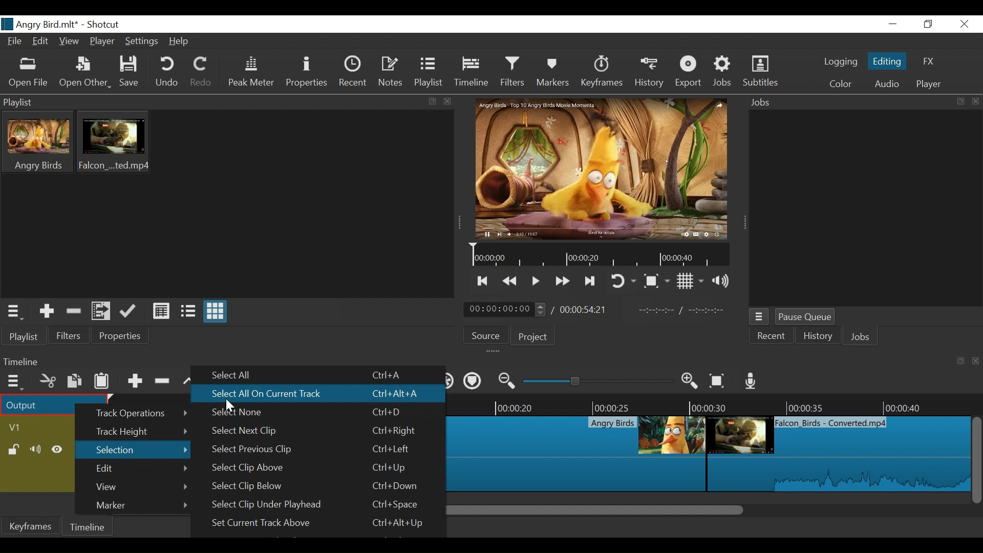 This screenshot has width=983, height=553. Describe the element at coordinates (131, 73) in the screenshot. I see `Save` at that location.